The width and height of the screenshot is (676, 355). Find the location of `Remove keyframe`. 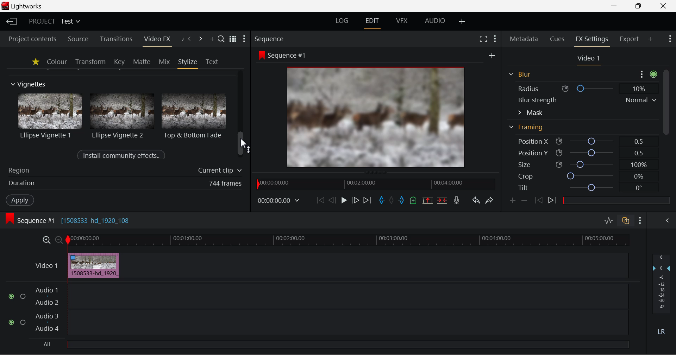

Remove keyframe is located at coordinates (524, 200).